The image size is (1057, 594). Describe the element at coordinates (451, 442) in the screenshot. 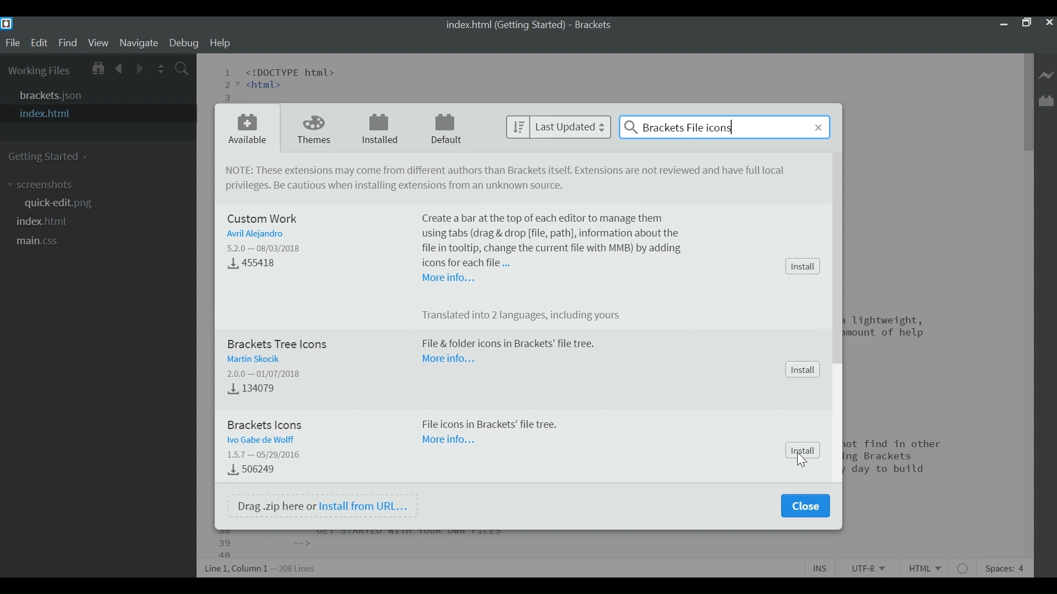

I see `More Information` at that location.